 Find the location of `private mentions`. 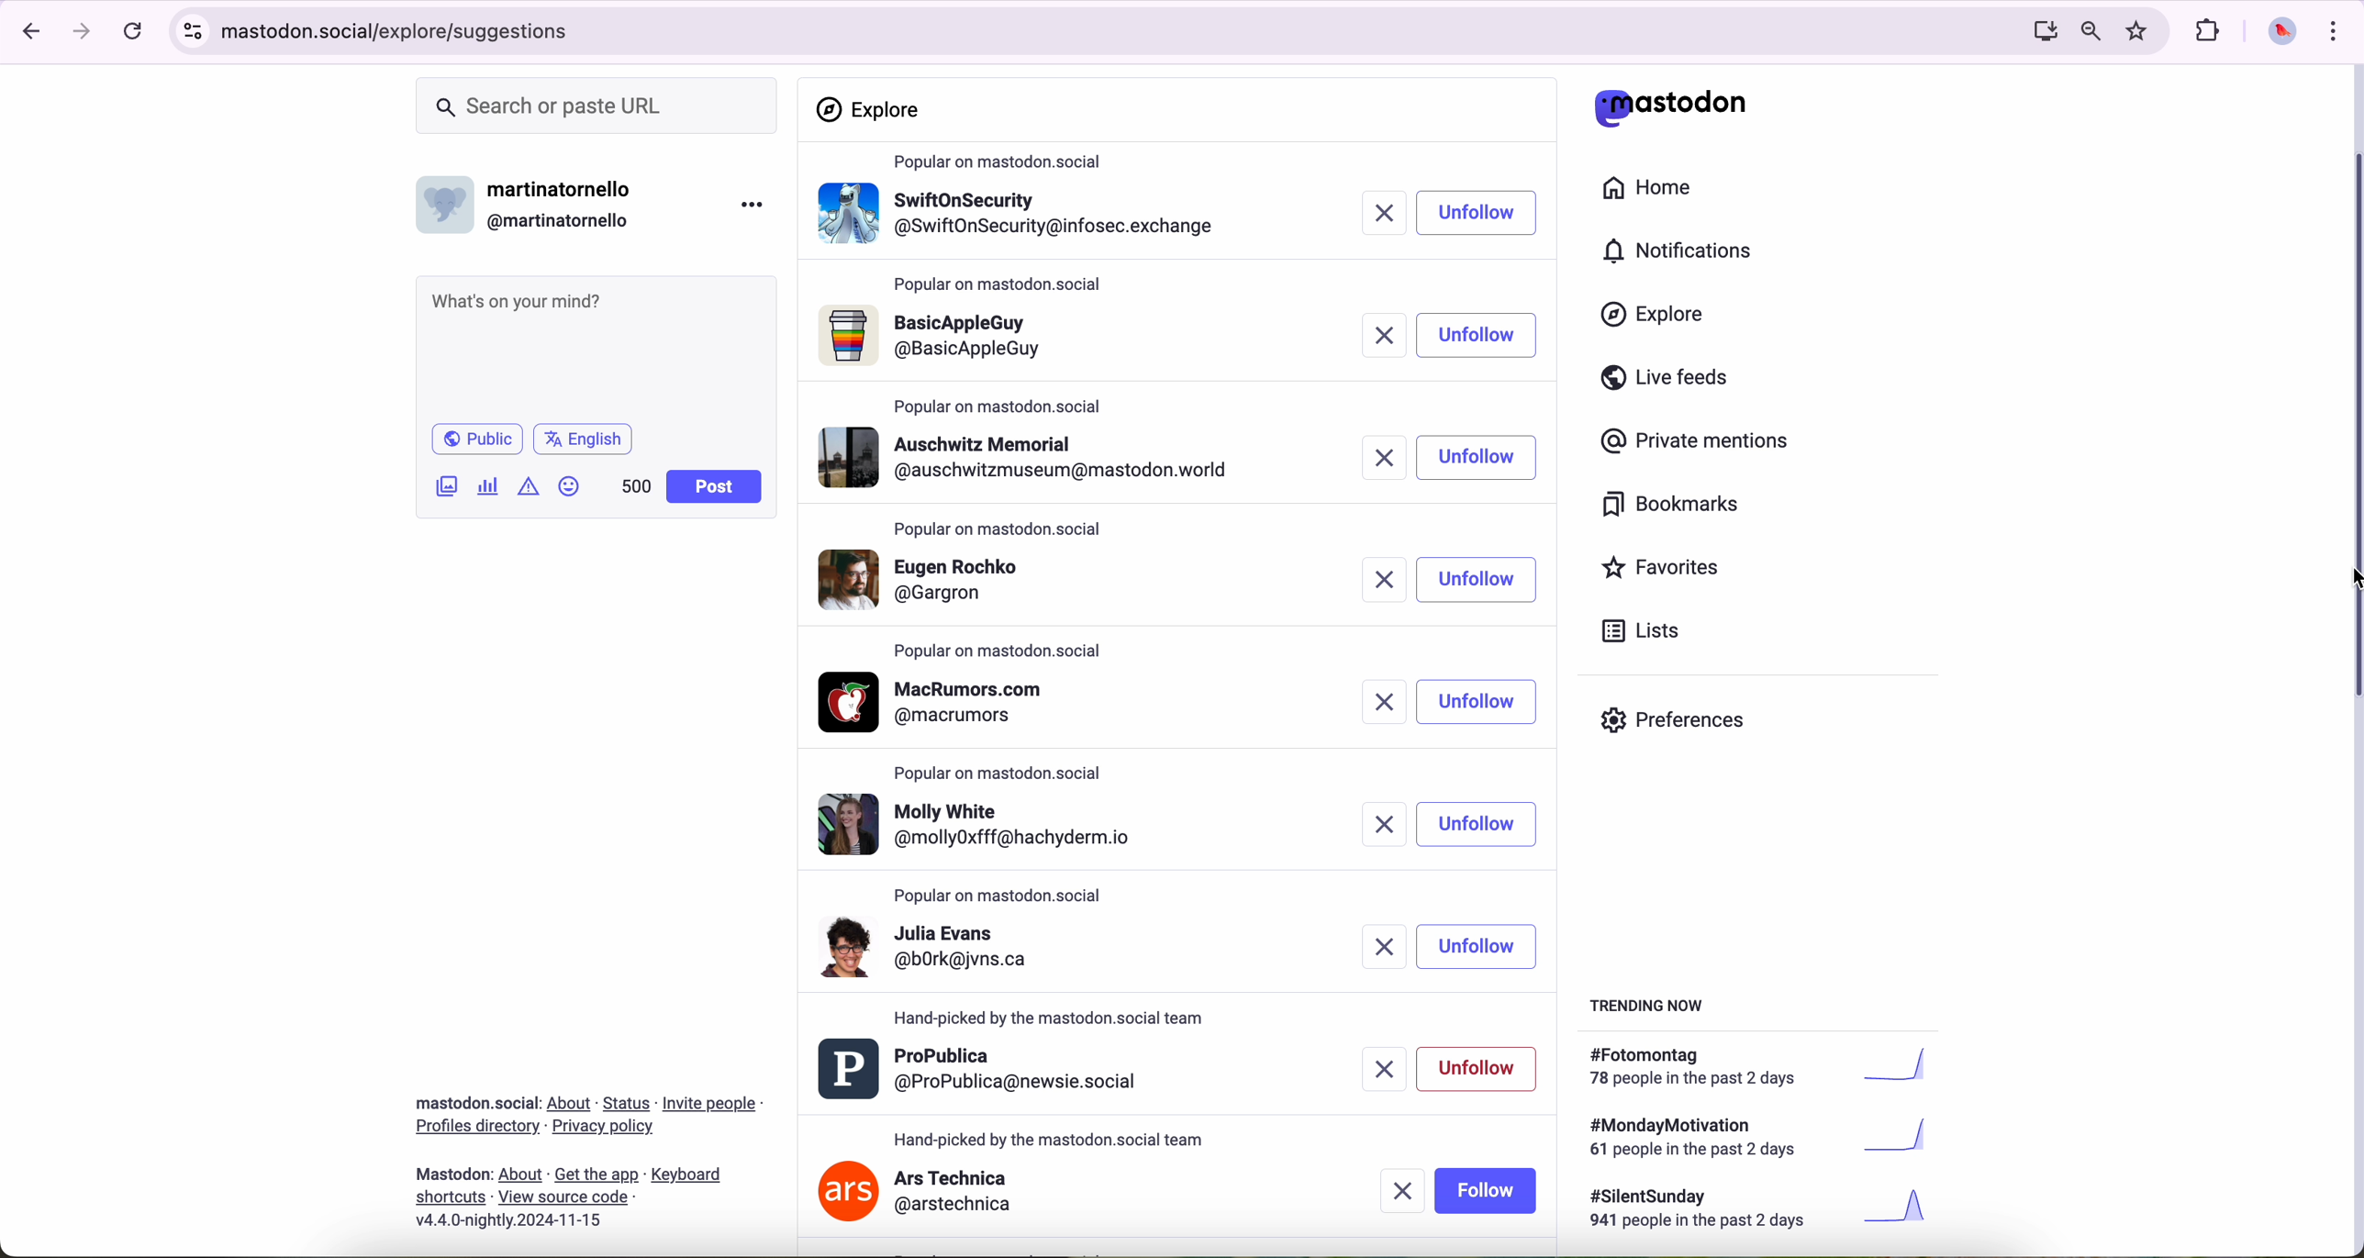

private mentions is located at coordinates (1696, 442).